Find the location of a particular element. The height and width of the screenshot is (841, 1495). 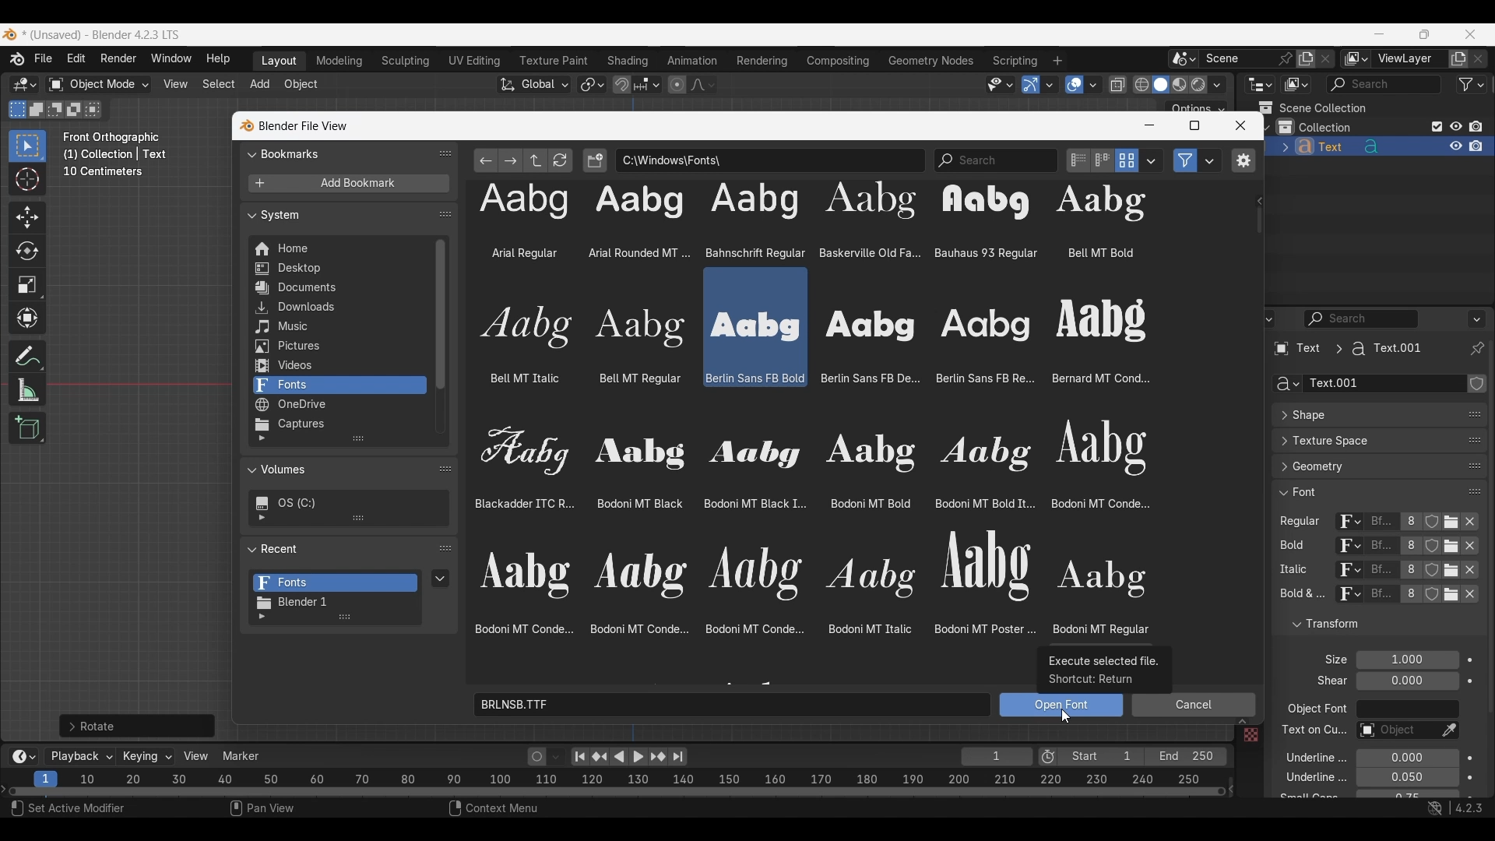

Cancel selected option is located at coordinates (1193, 705).